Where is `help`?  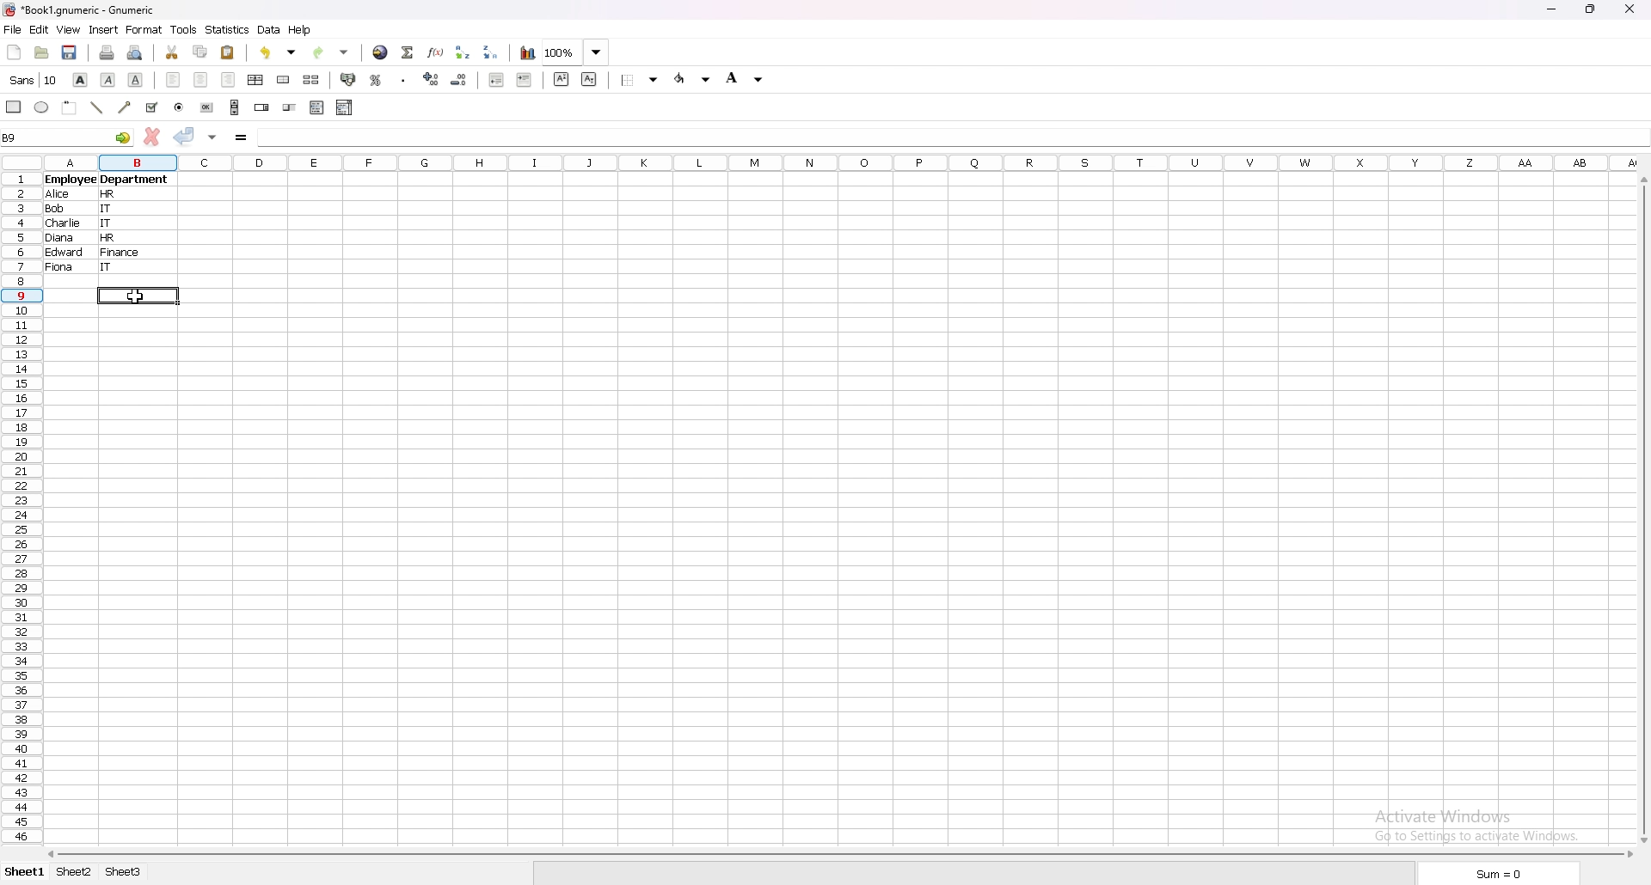 help is located at coordinates (301, 29).